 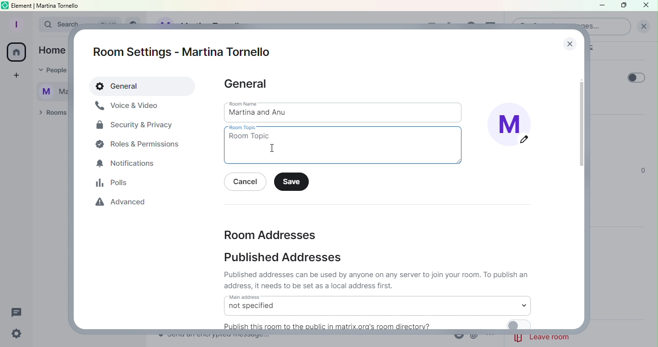 What do you see at coordinates (646, 5) in the screenshot?
I see `Close` at bounding box center [646, 5].